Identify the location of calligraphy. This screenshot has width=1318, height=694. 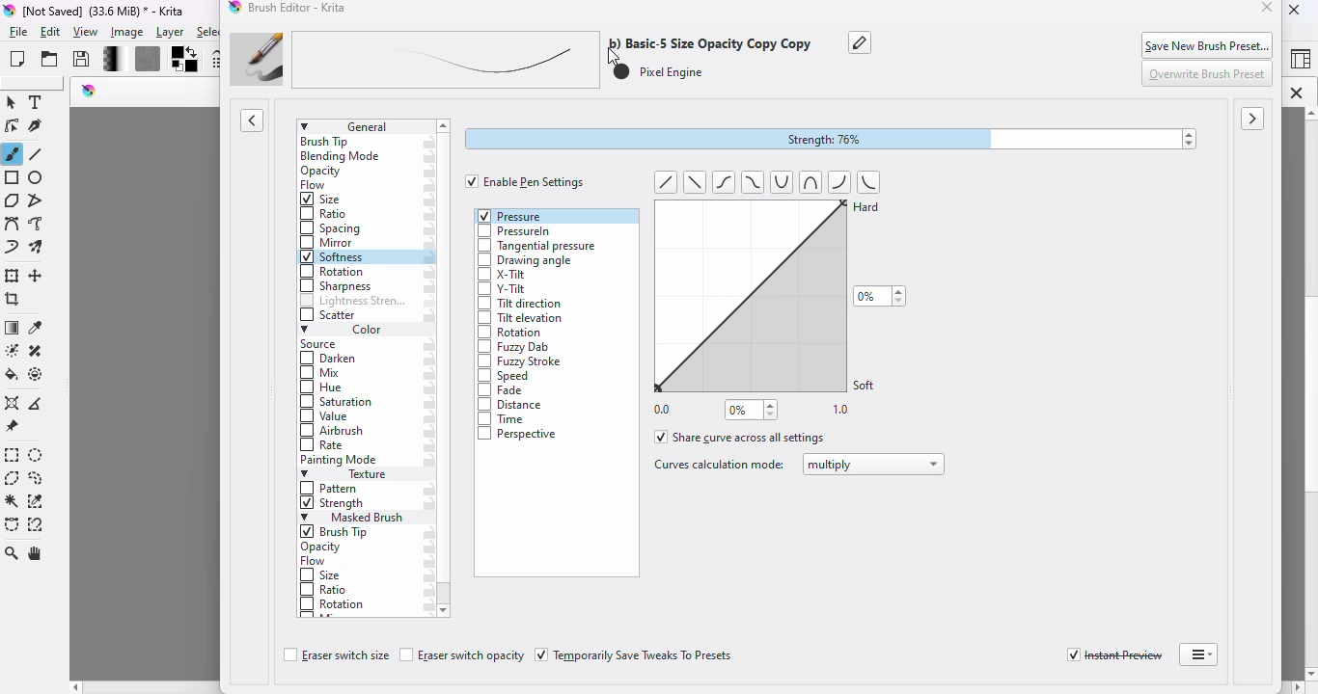
(38, 127).